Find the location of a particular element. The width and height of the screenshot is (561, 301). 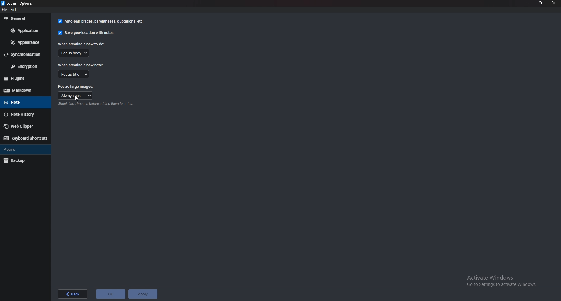

Focus body is located at coordinates (73, 53).